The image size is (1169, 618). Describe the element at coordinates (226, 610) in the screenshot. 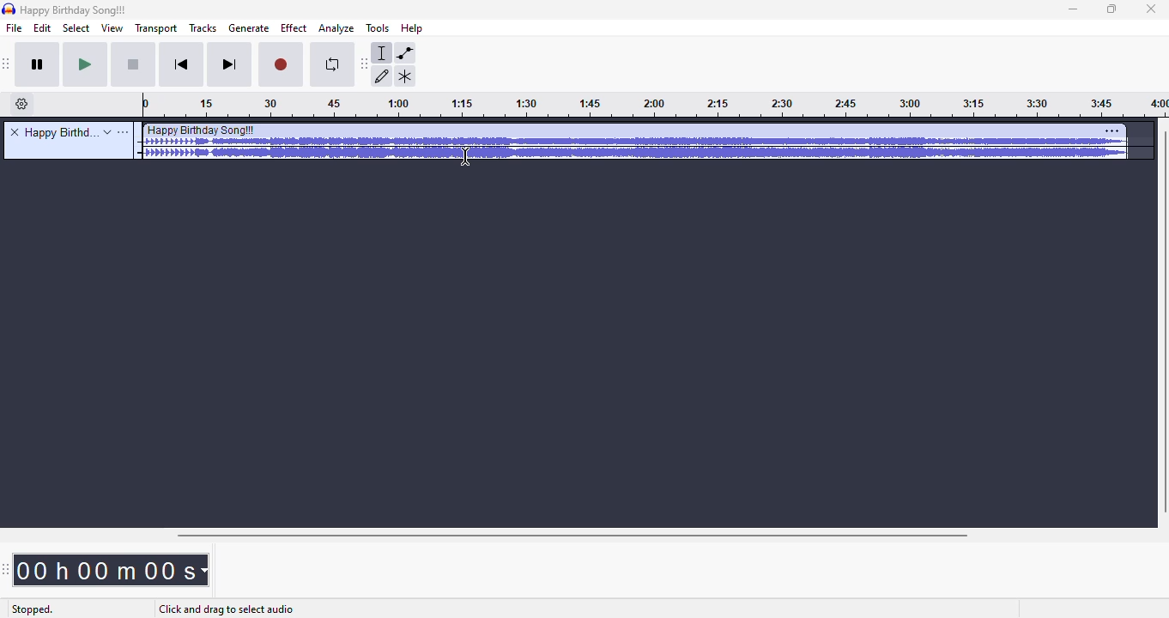

I see `click and drag to select audio` at that location.